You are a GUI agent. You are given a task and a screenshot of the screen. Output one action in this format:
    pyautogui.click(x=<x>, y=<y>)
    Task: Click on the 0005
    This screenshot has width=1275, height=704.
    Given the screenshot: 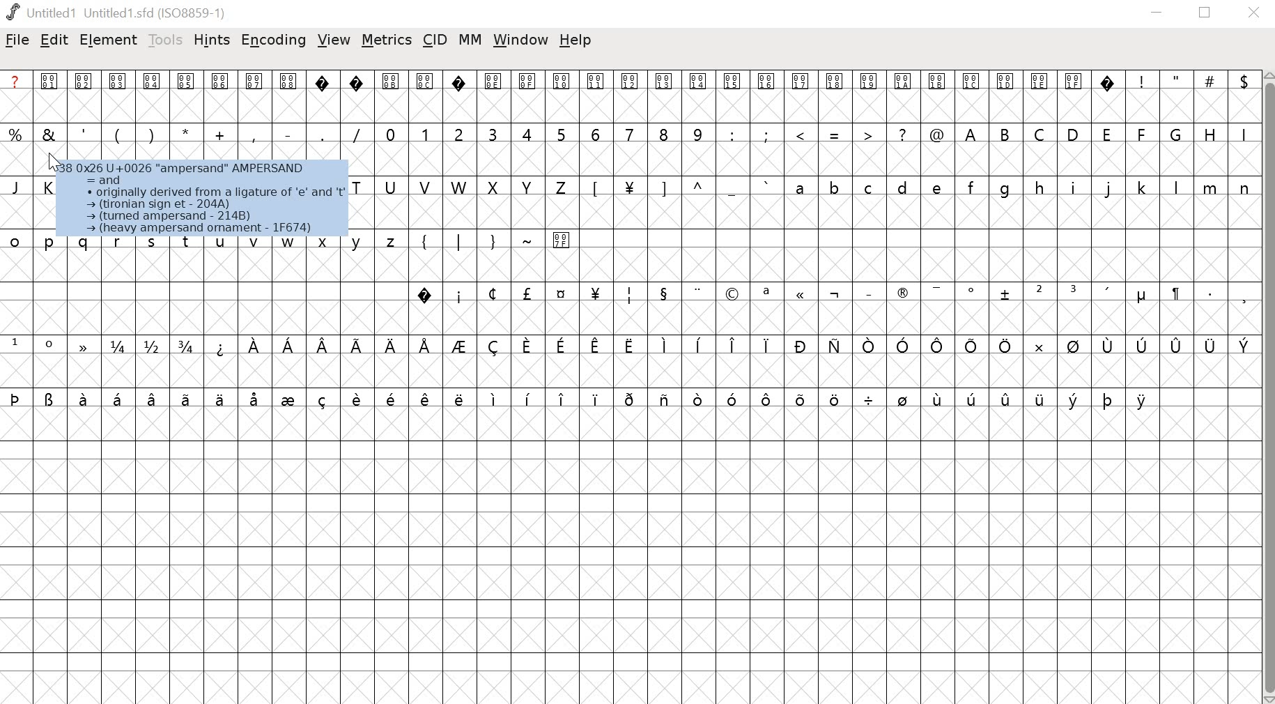 What is the action you would take?
    pyautogui.click(x=185, y=97)
    